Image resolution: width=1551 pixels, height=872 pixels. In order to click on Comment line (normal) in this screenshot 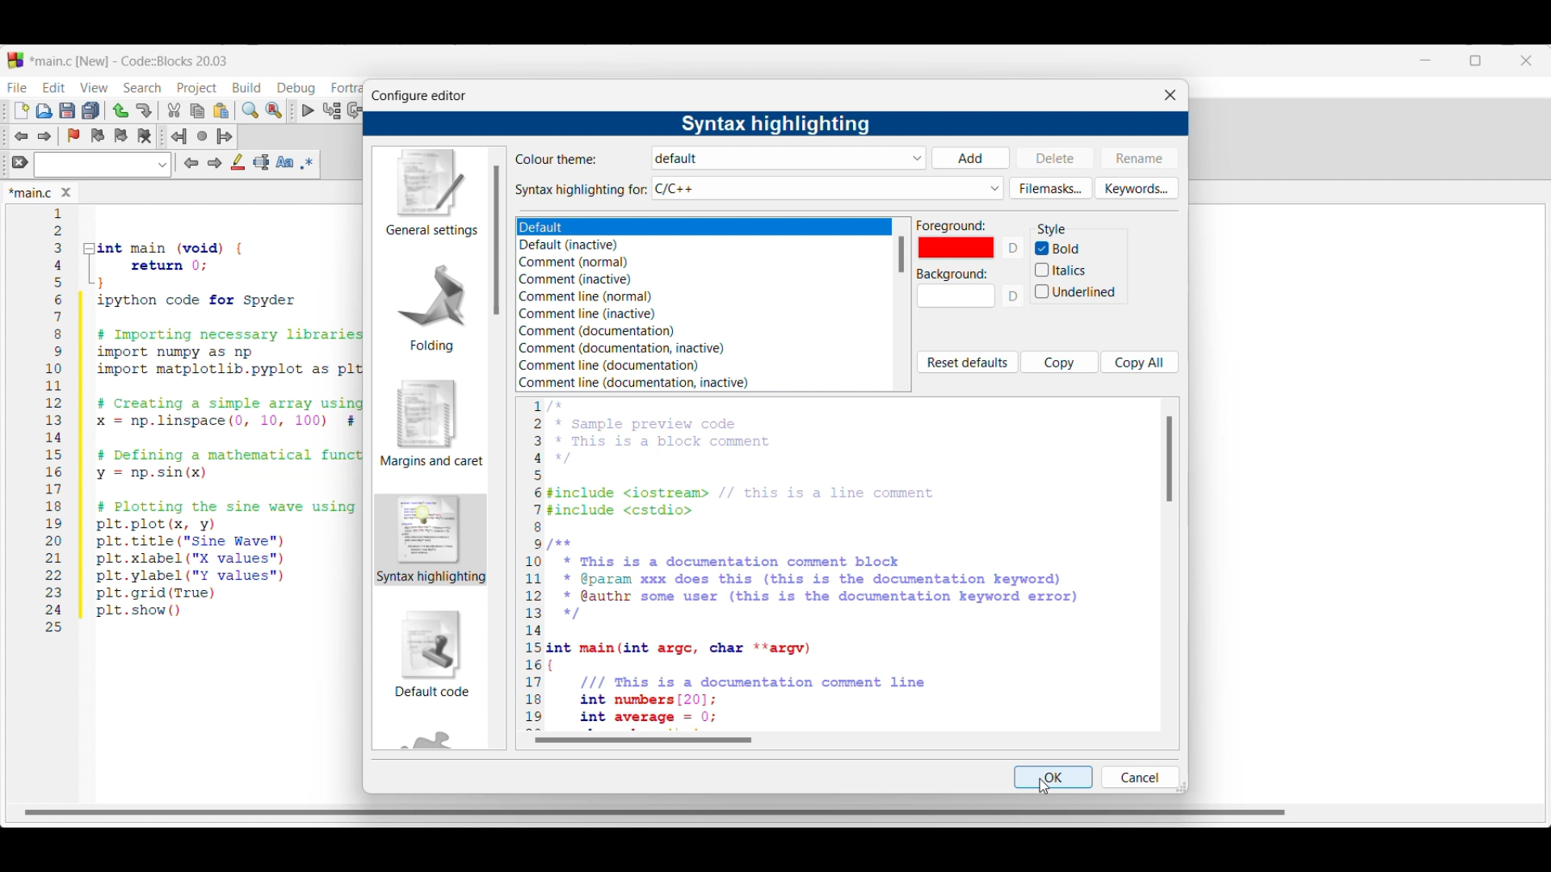, I will do `click(586, 296)`.